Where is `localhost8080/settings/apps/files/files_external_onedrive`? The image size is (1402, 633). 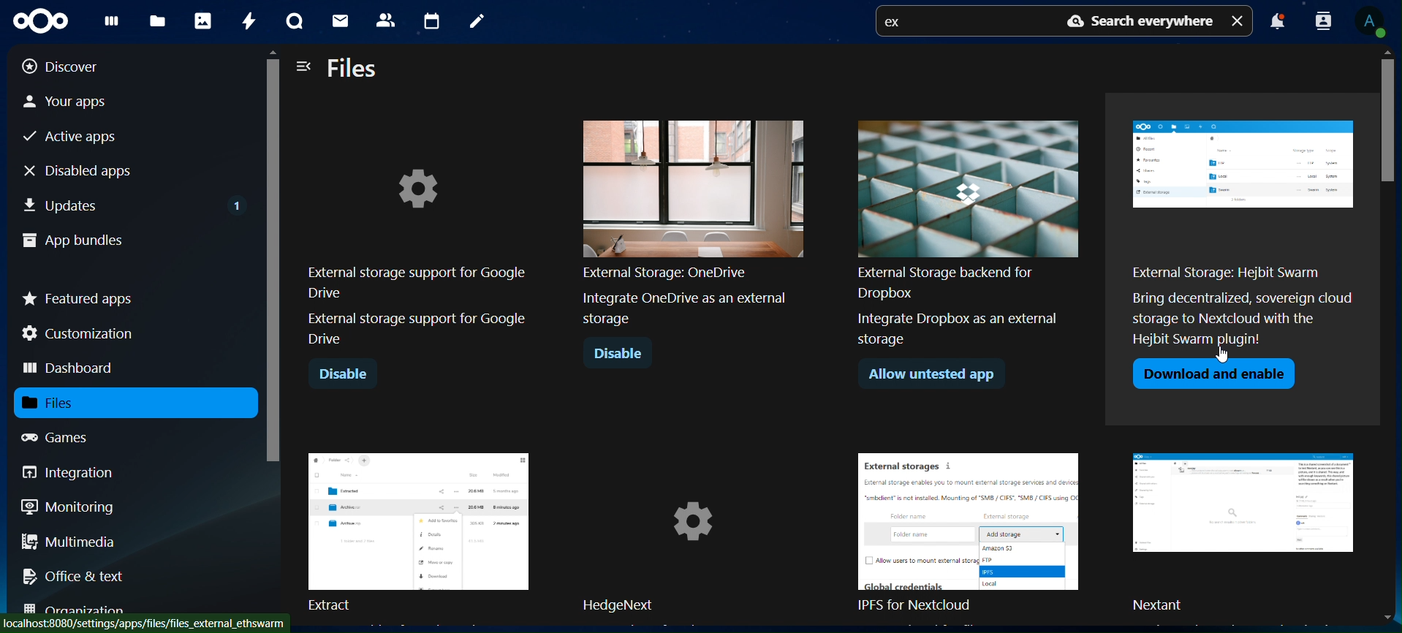
localhost8080/settings/apps/files/files_external_onedrive is located at coordinates (148, 623).